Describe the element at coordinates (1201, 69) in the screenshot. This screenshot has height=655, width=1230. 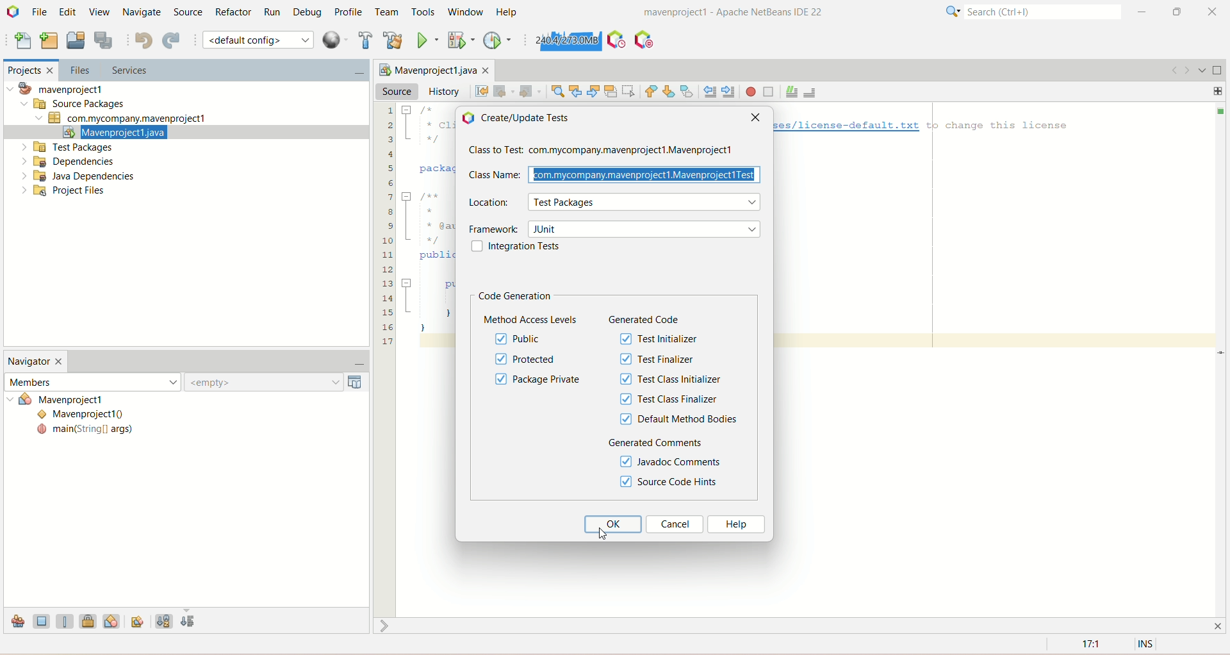
I see `show opened document list` at that location.